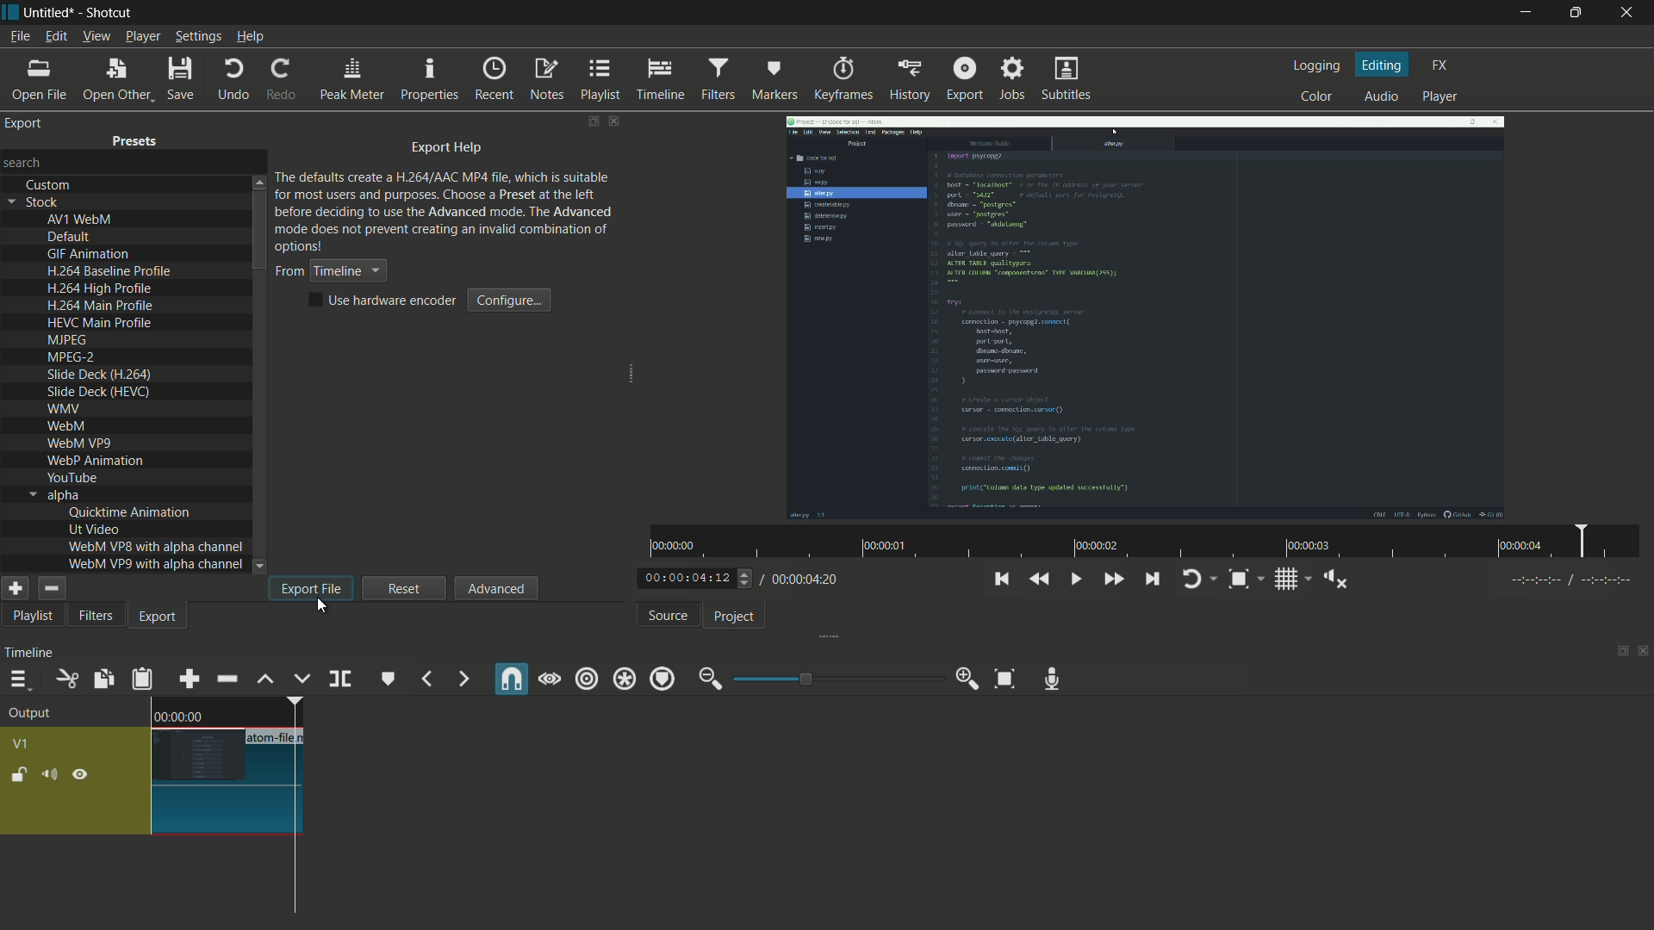 This screenshot has width=1654, height=930. I want to click on toggle player looping, so click(1191, 580).